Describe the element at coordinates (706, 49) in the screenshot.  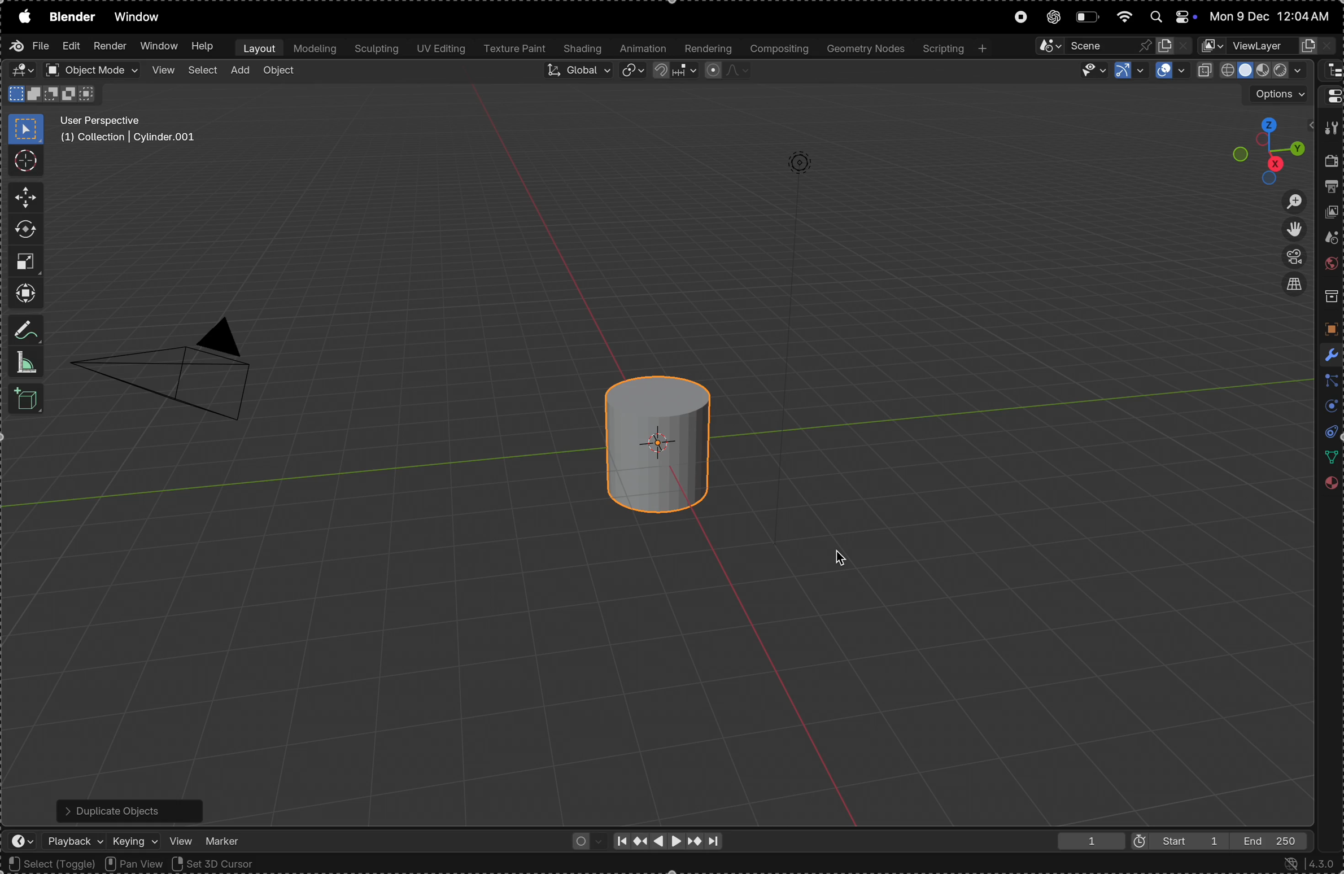
I see `rendering` at that location.